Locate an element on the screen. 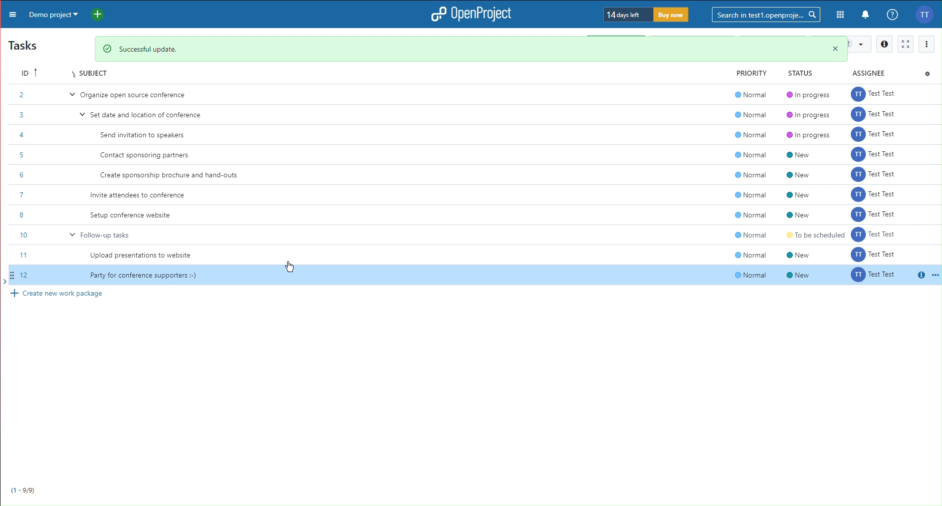 The width and height of the screenshot is (942, 506). info is located at coordinates (918, 274).